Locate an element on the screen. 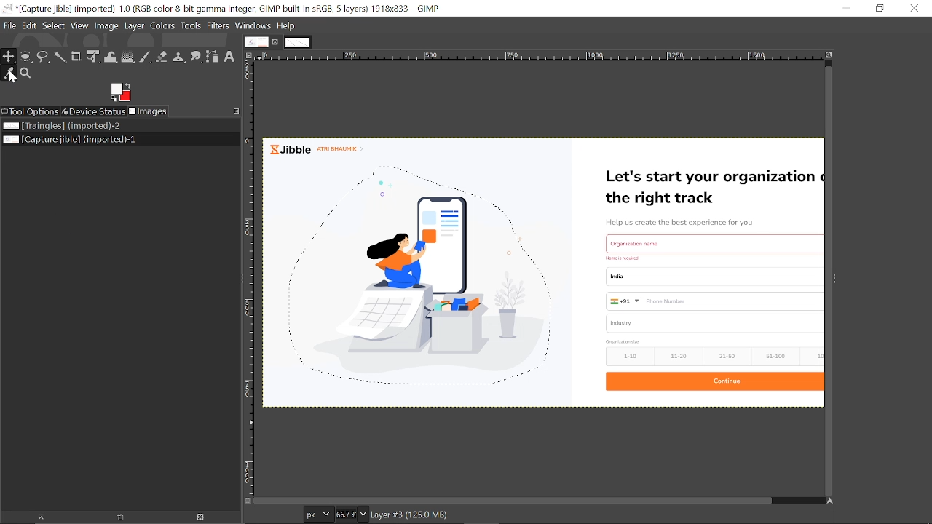 The height and width of the screenshot is (524, 932). Gradient tool is located at coordinates (128, 57).